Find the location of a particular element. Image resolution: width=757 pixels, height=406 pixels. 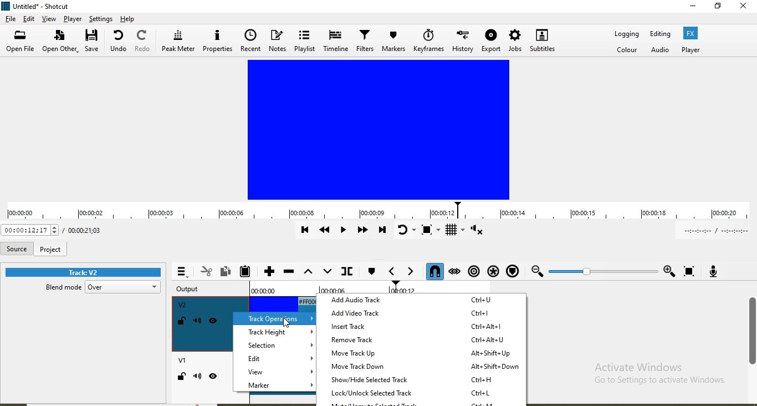

help is located at coordinates (129, 18).